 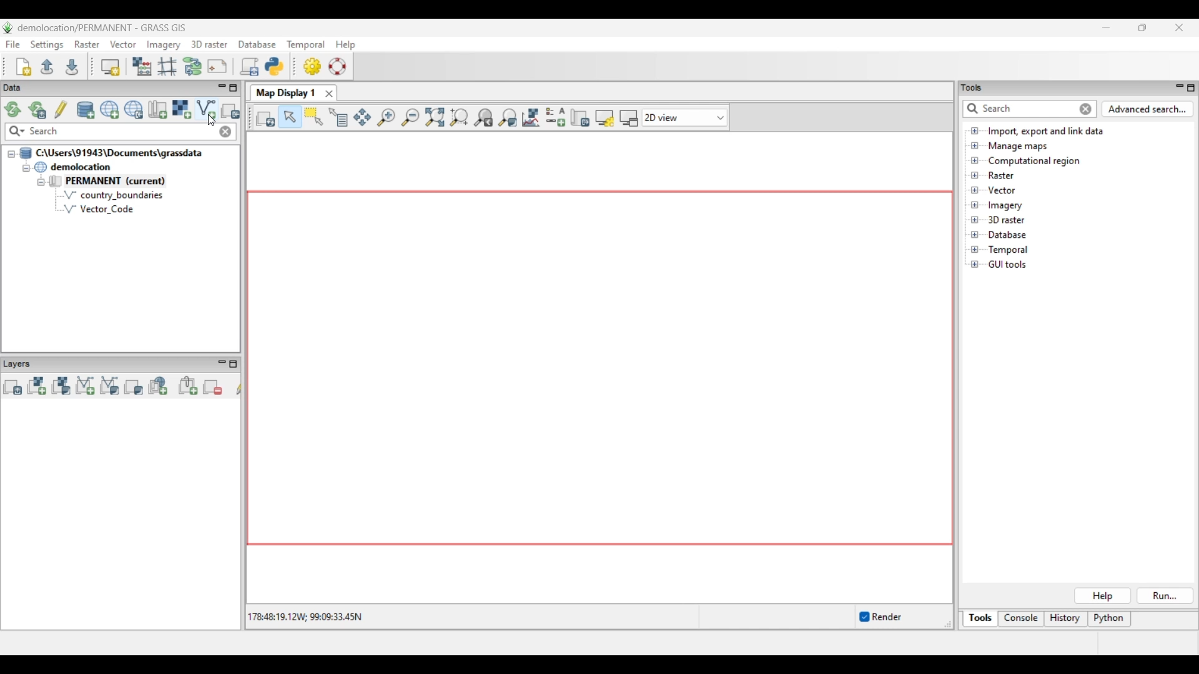 What do you see at coordinates (458, 117) in the screenshot?
I see `Zoom to computational region extent` at bounding box center [458, 117].